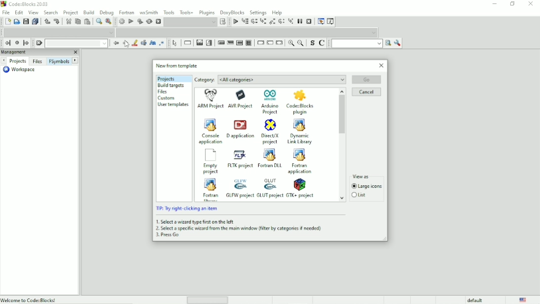 This screenshot has width=540, height=304. Describe the element at coordinates (210, 131) in the screenshot. I see `Console application` at that location.